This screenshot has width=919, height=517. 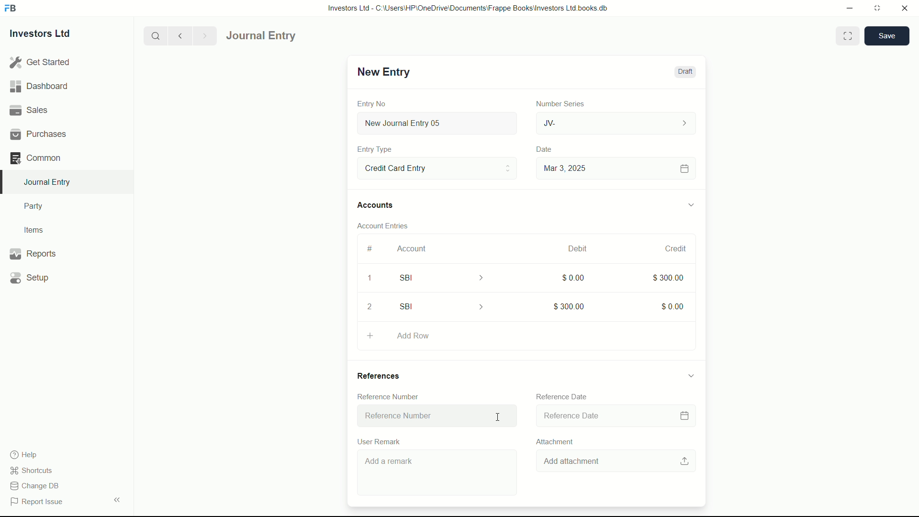 I want to click on Reference Date, so click(x=613, y=416).